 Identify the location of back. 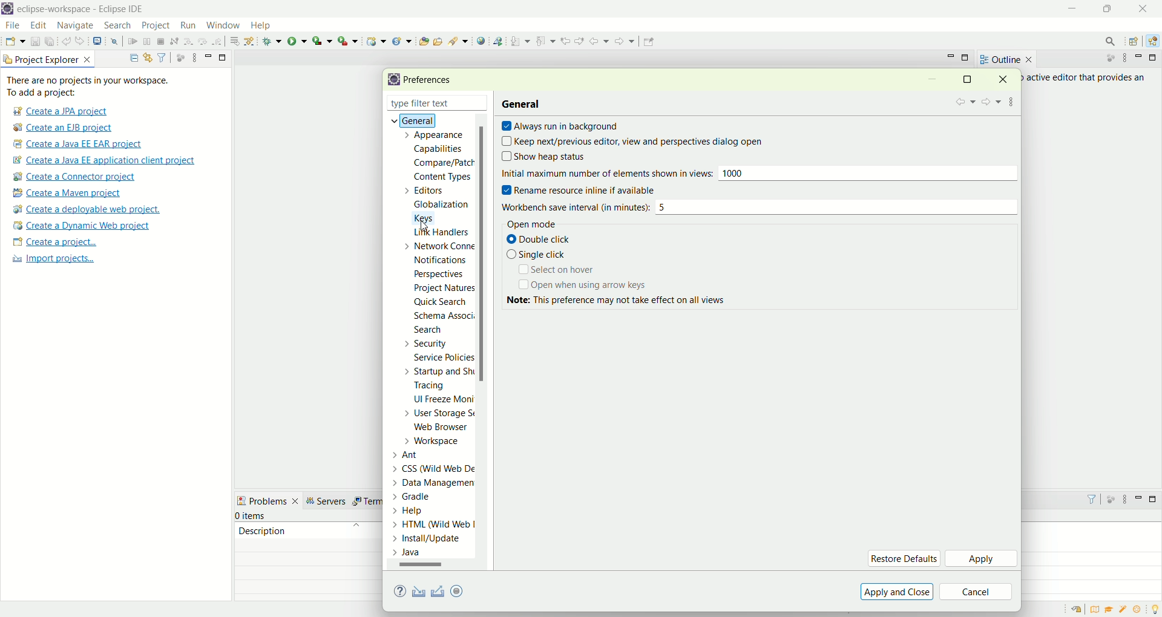
(963, 102).